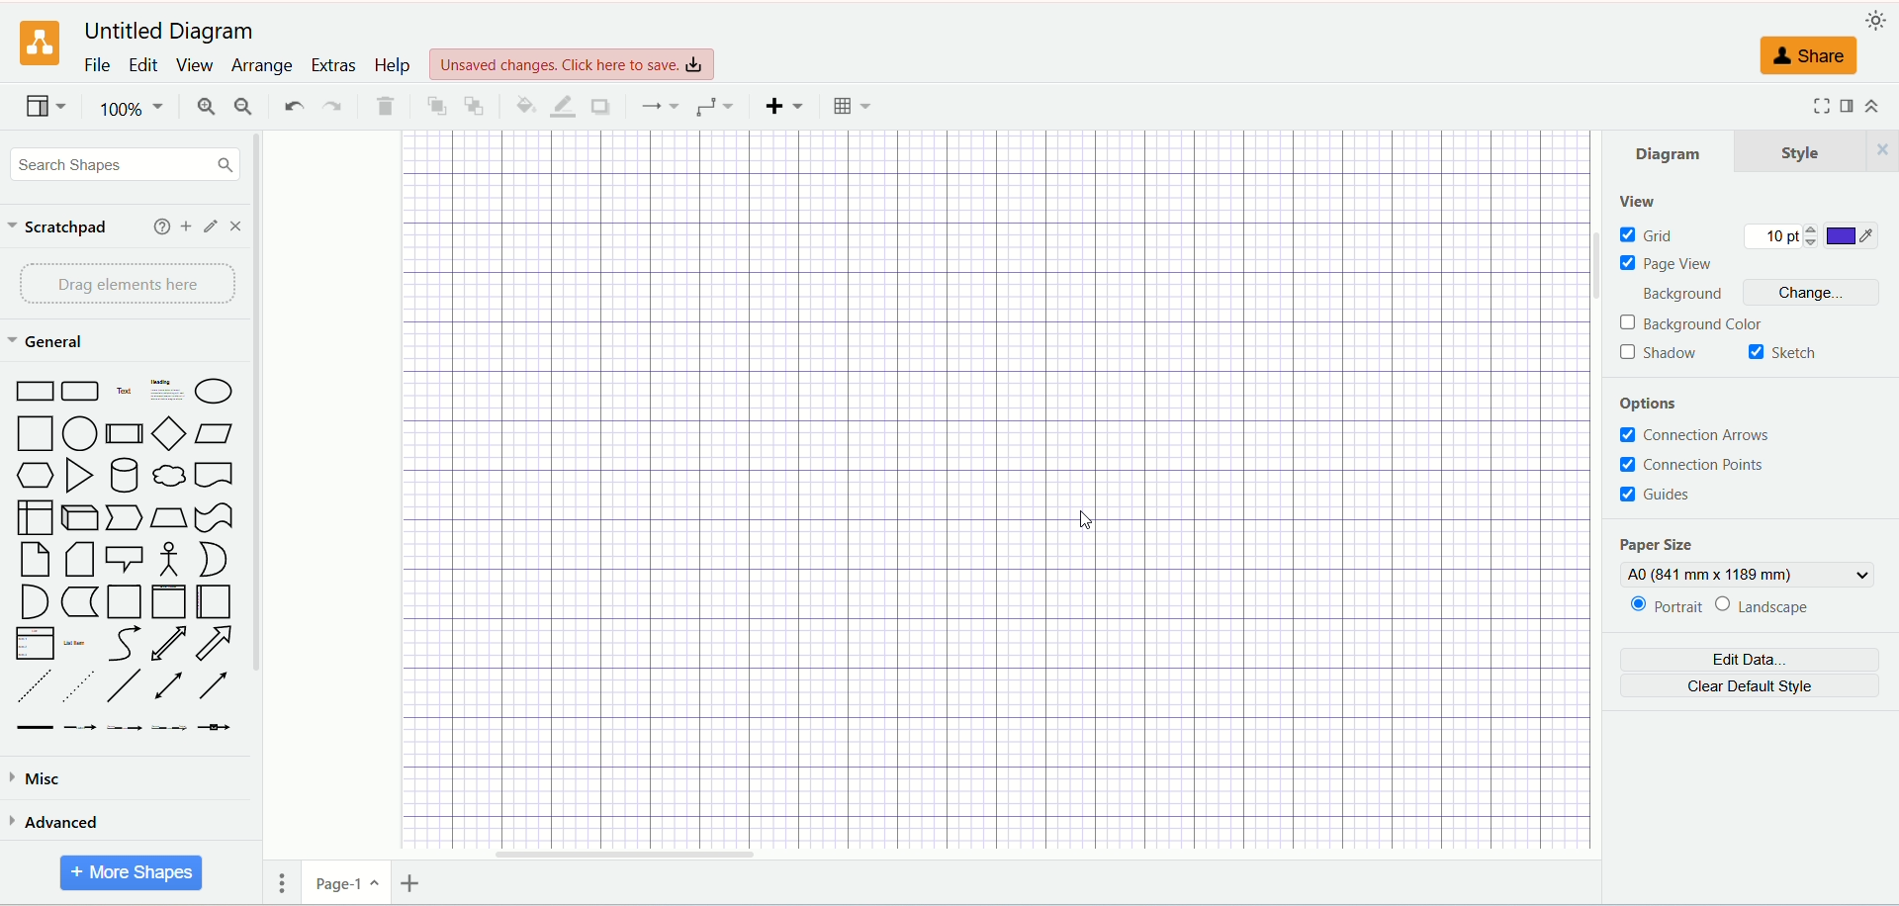 This screenshot has height=906, width=1899. Describe the element at coordinates (125, 394) in the screenshot. I see `Text` at that location.